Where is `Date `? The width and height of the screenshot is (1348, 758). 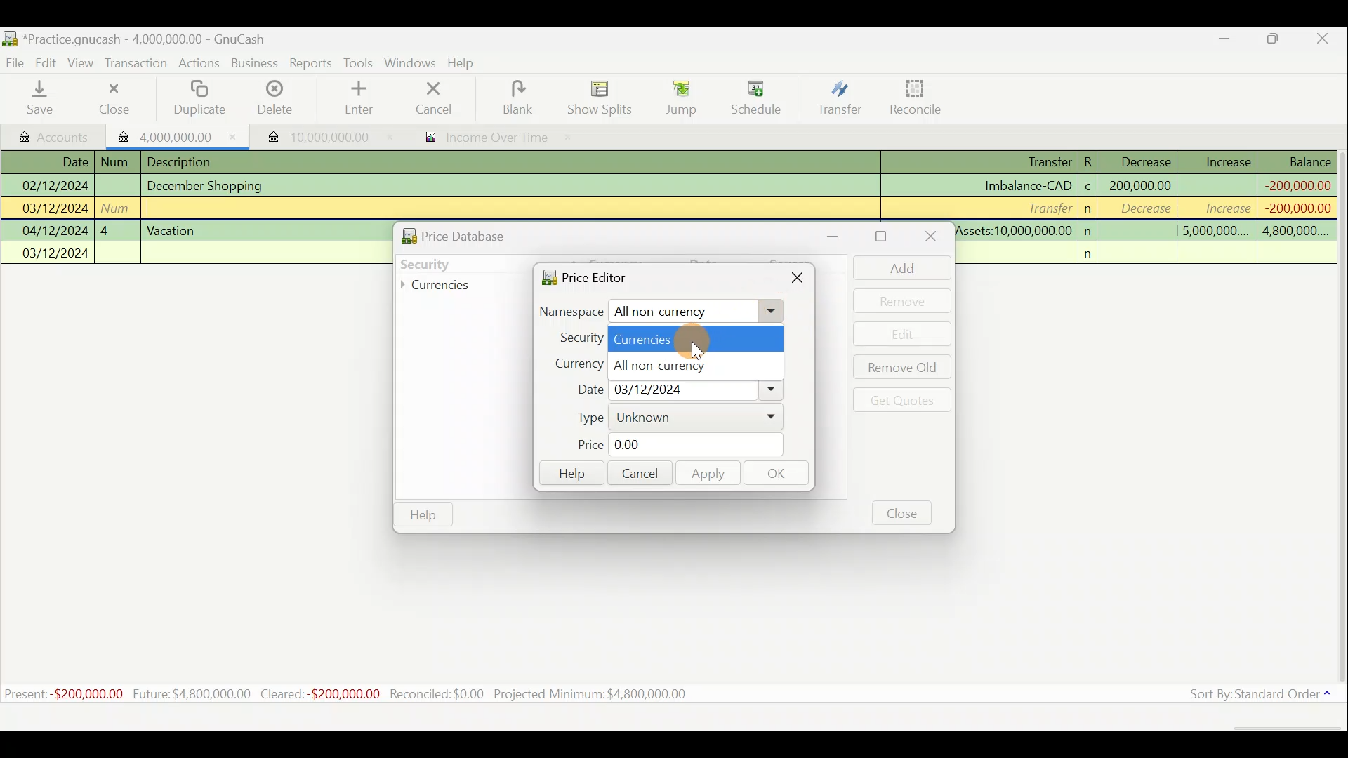
Date  is located at coordinates (65, 161).